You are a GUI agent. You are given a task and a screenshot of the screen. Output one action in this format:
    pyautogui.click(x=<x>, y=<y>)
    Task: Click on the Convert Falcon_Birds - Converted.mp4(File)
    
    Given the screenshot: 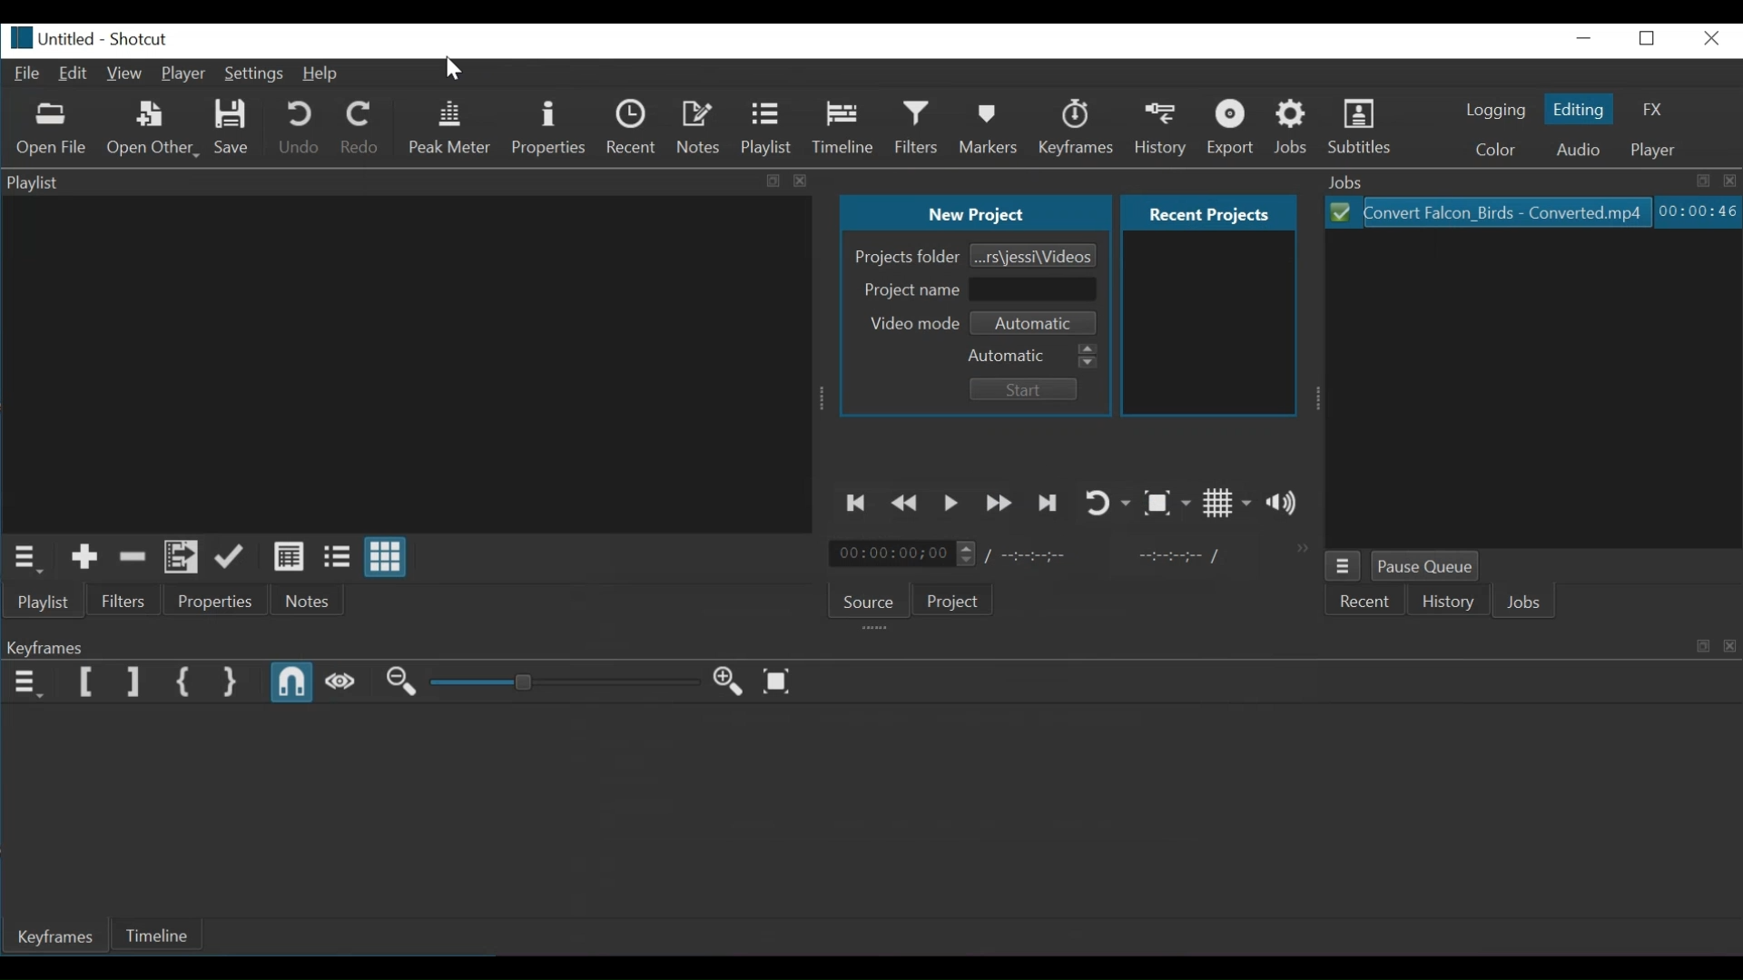 What is the action you would take?
    pyautogui.click(x=1485, y=211)
    